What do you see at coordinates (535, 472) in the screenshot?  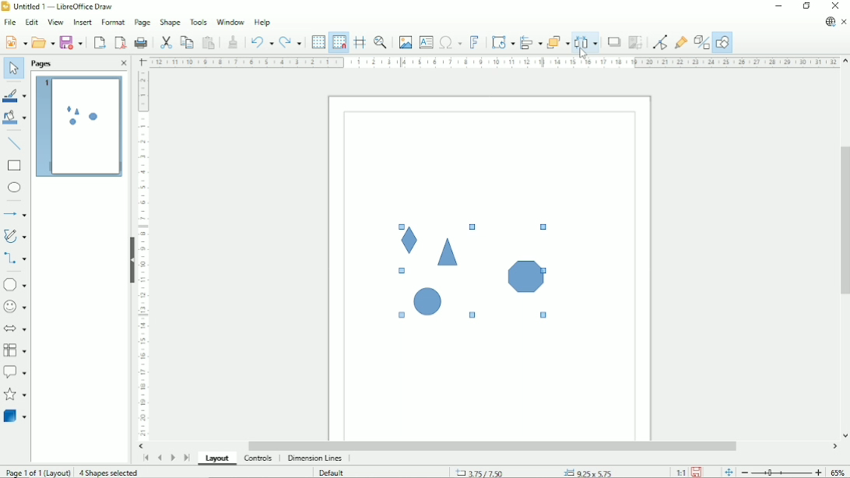 I see `Cursor position` at bounding box center [535, 472].